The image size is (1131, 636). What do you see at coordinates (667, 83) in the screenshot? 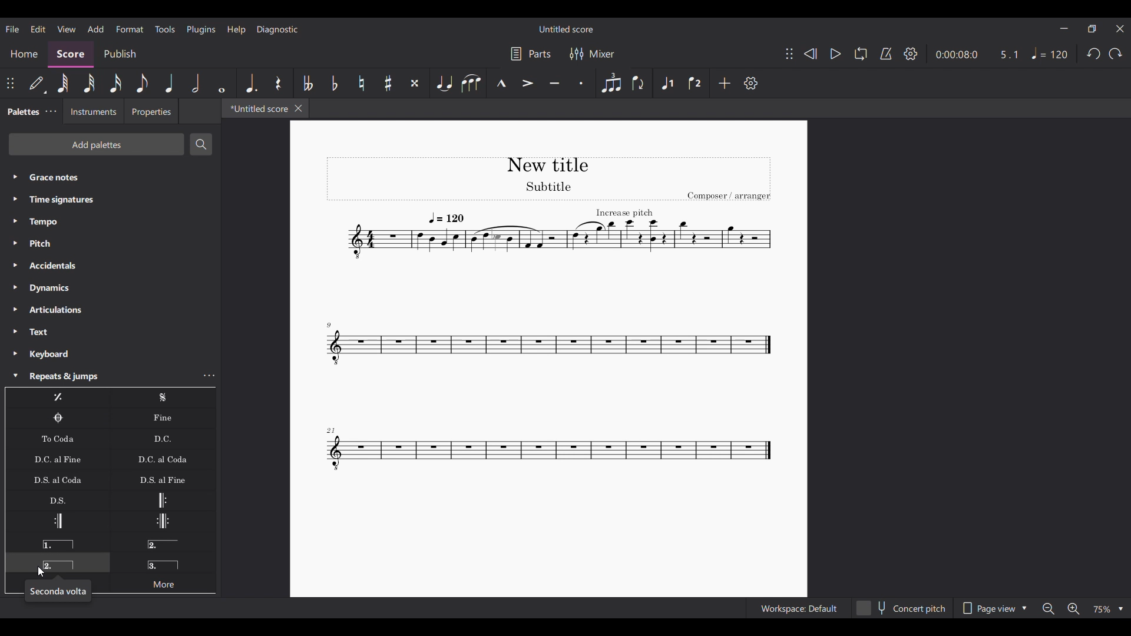
I see `Voice 1` at bounding box center [667, 83].